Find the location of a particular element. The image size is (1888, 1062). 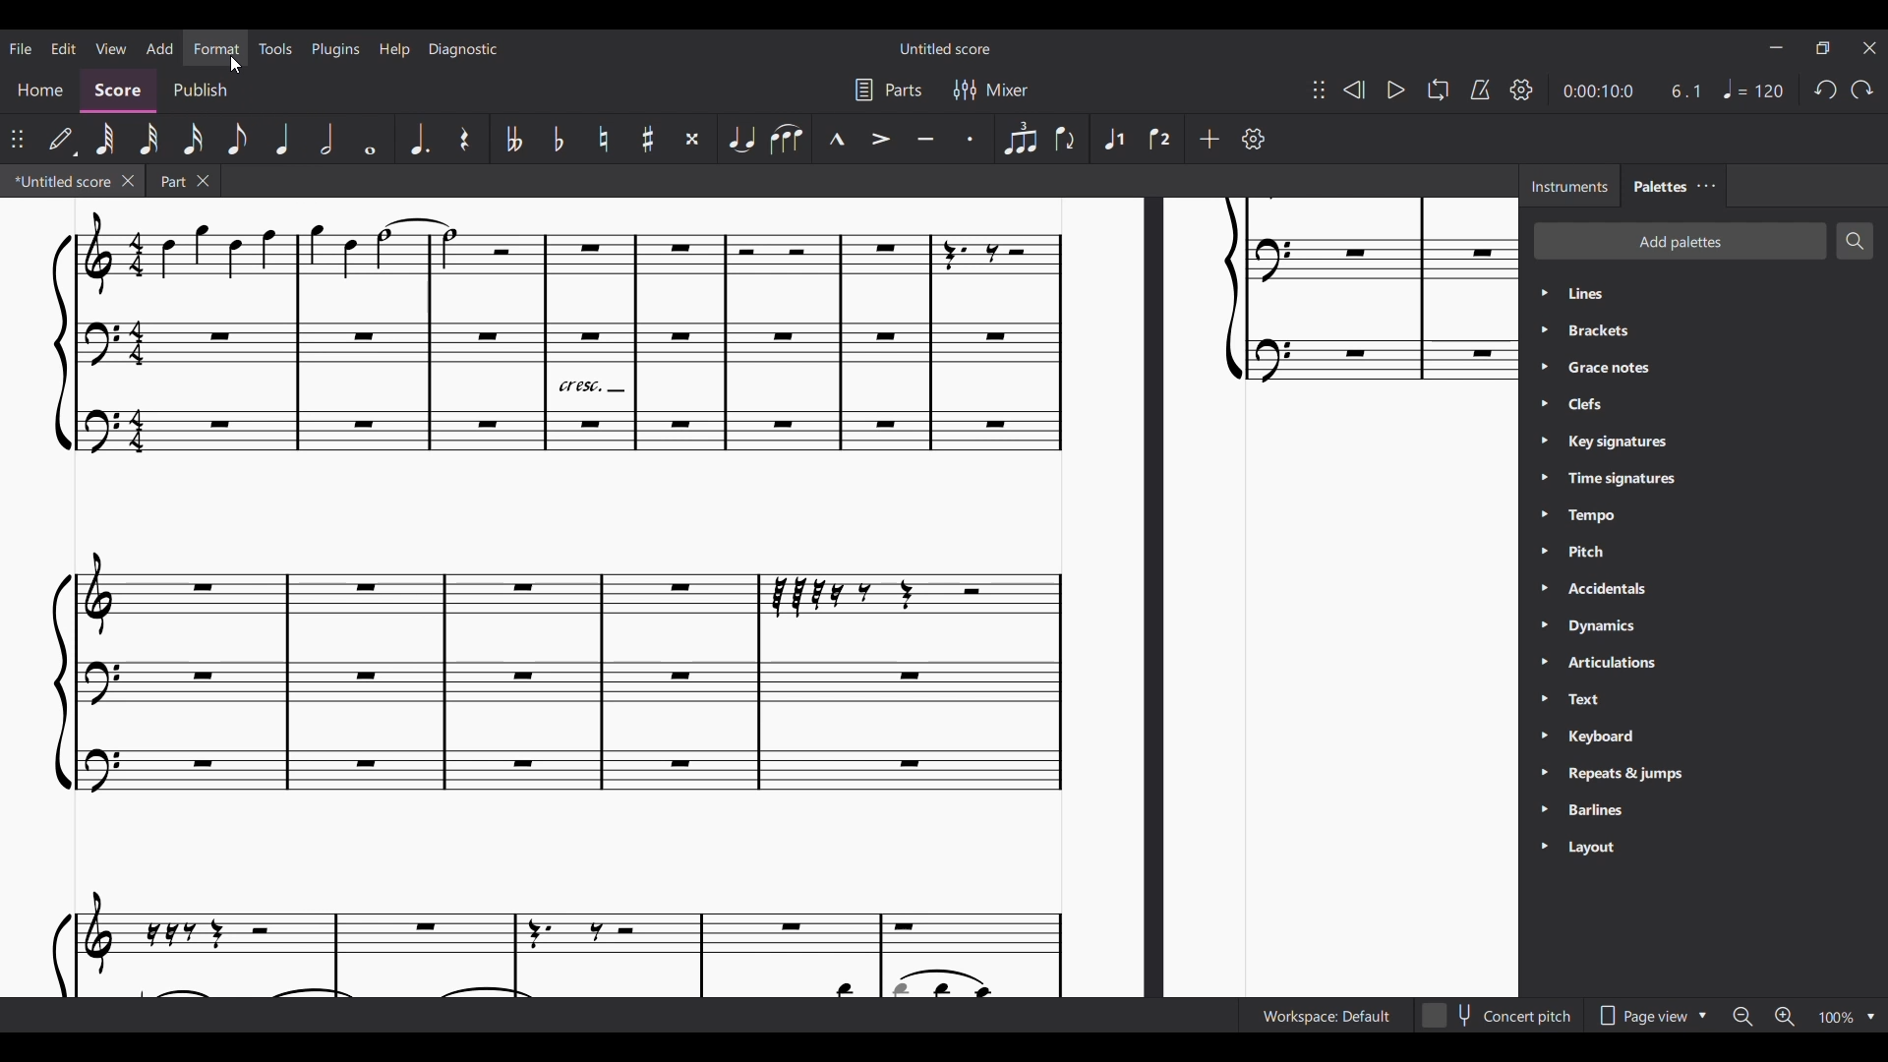

View menu is located at coordinates (110, 48).